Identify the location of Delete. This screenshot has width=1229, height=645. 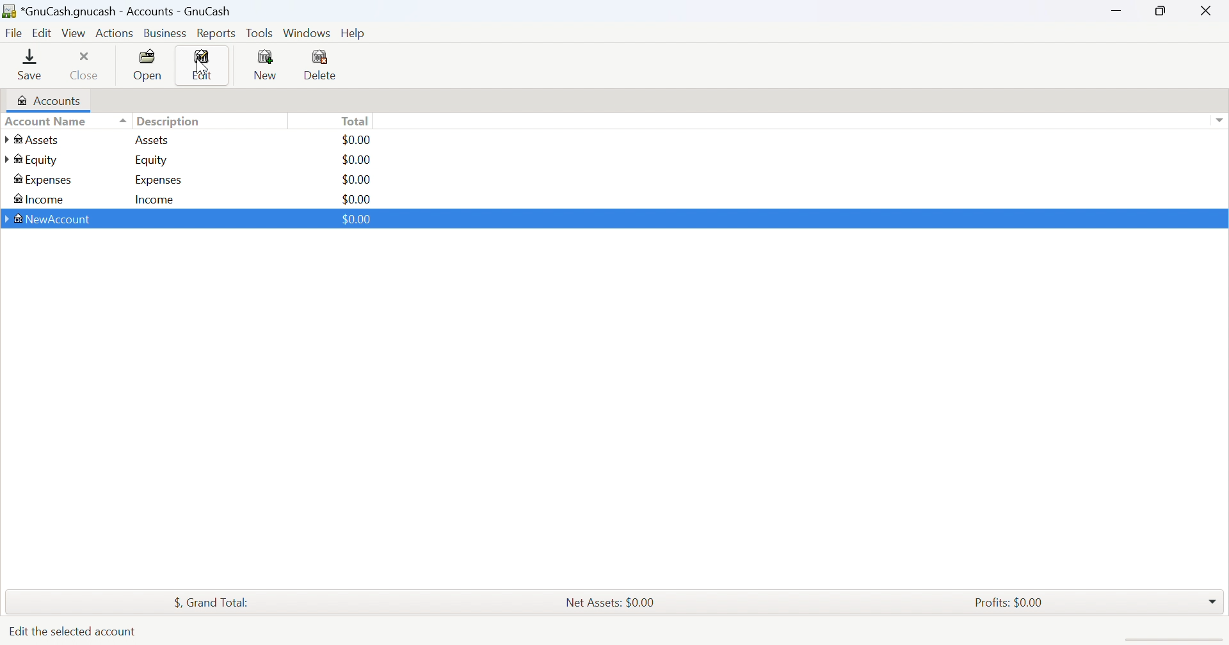
(324, 67).